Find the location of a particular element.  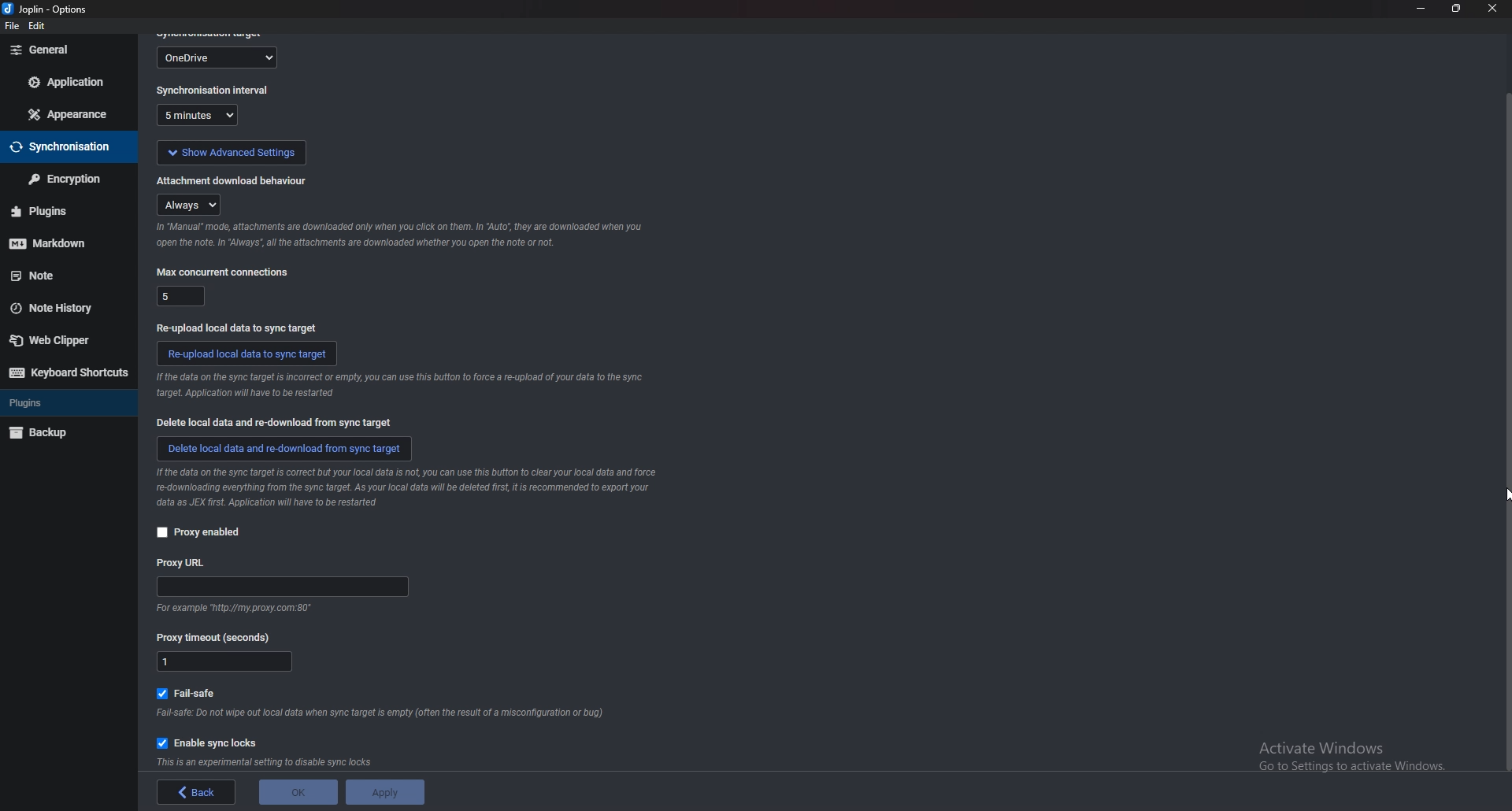

max concurrent connections is located at coordinates (222, 272).